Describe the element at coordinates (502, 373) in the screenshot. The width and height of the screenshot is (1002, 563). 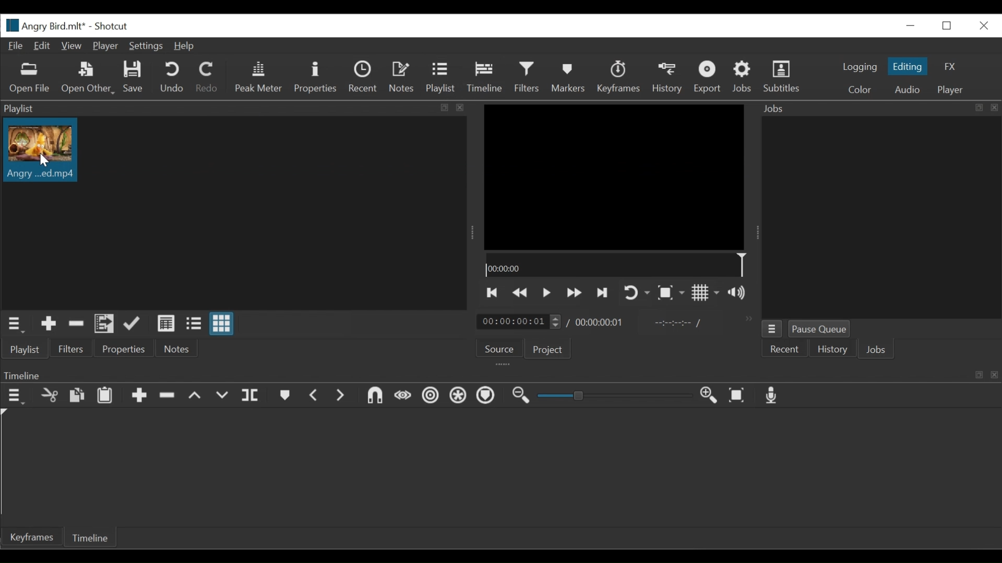
I see `Timeline Panel` at that location.